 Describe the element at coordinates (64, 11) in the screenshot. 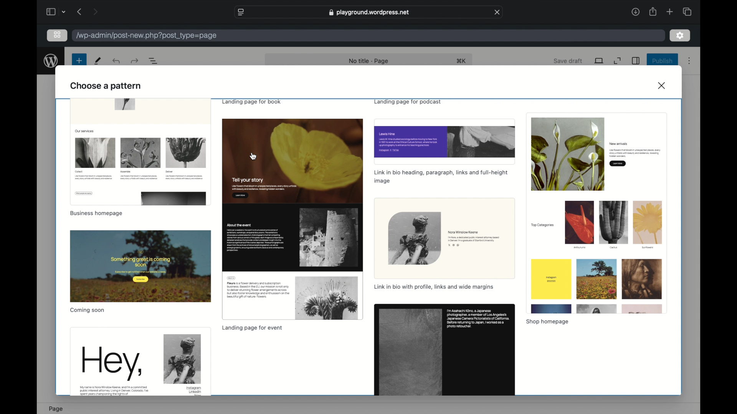

I see `tab group picker` at that location.